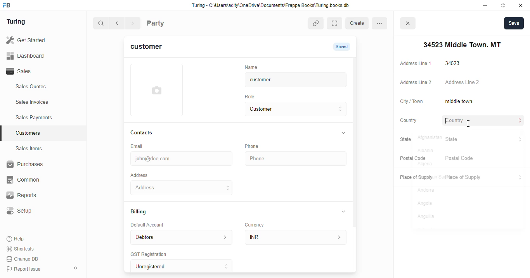 The height and width of the screenshot is (278, 530). I want to click on collapse, so click(344, 211).